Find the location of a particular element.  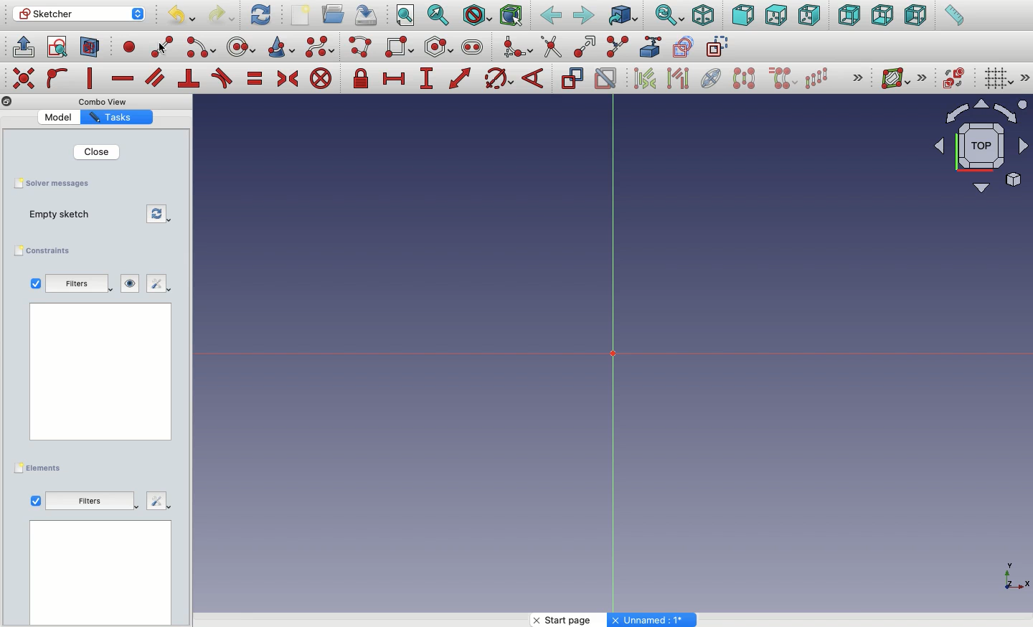

Slot is located at coordinates (473, 47).